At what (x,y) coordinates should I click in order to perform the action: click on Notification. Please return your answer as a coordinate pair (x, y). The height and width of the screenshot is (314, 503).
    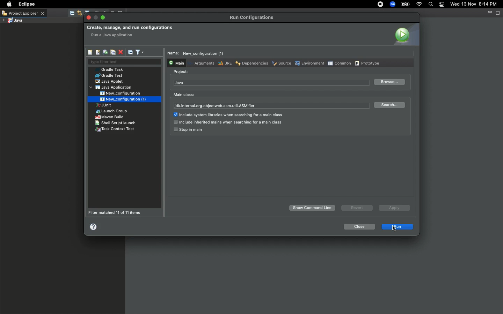
    Looking at the image, I should click on (442, 5).